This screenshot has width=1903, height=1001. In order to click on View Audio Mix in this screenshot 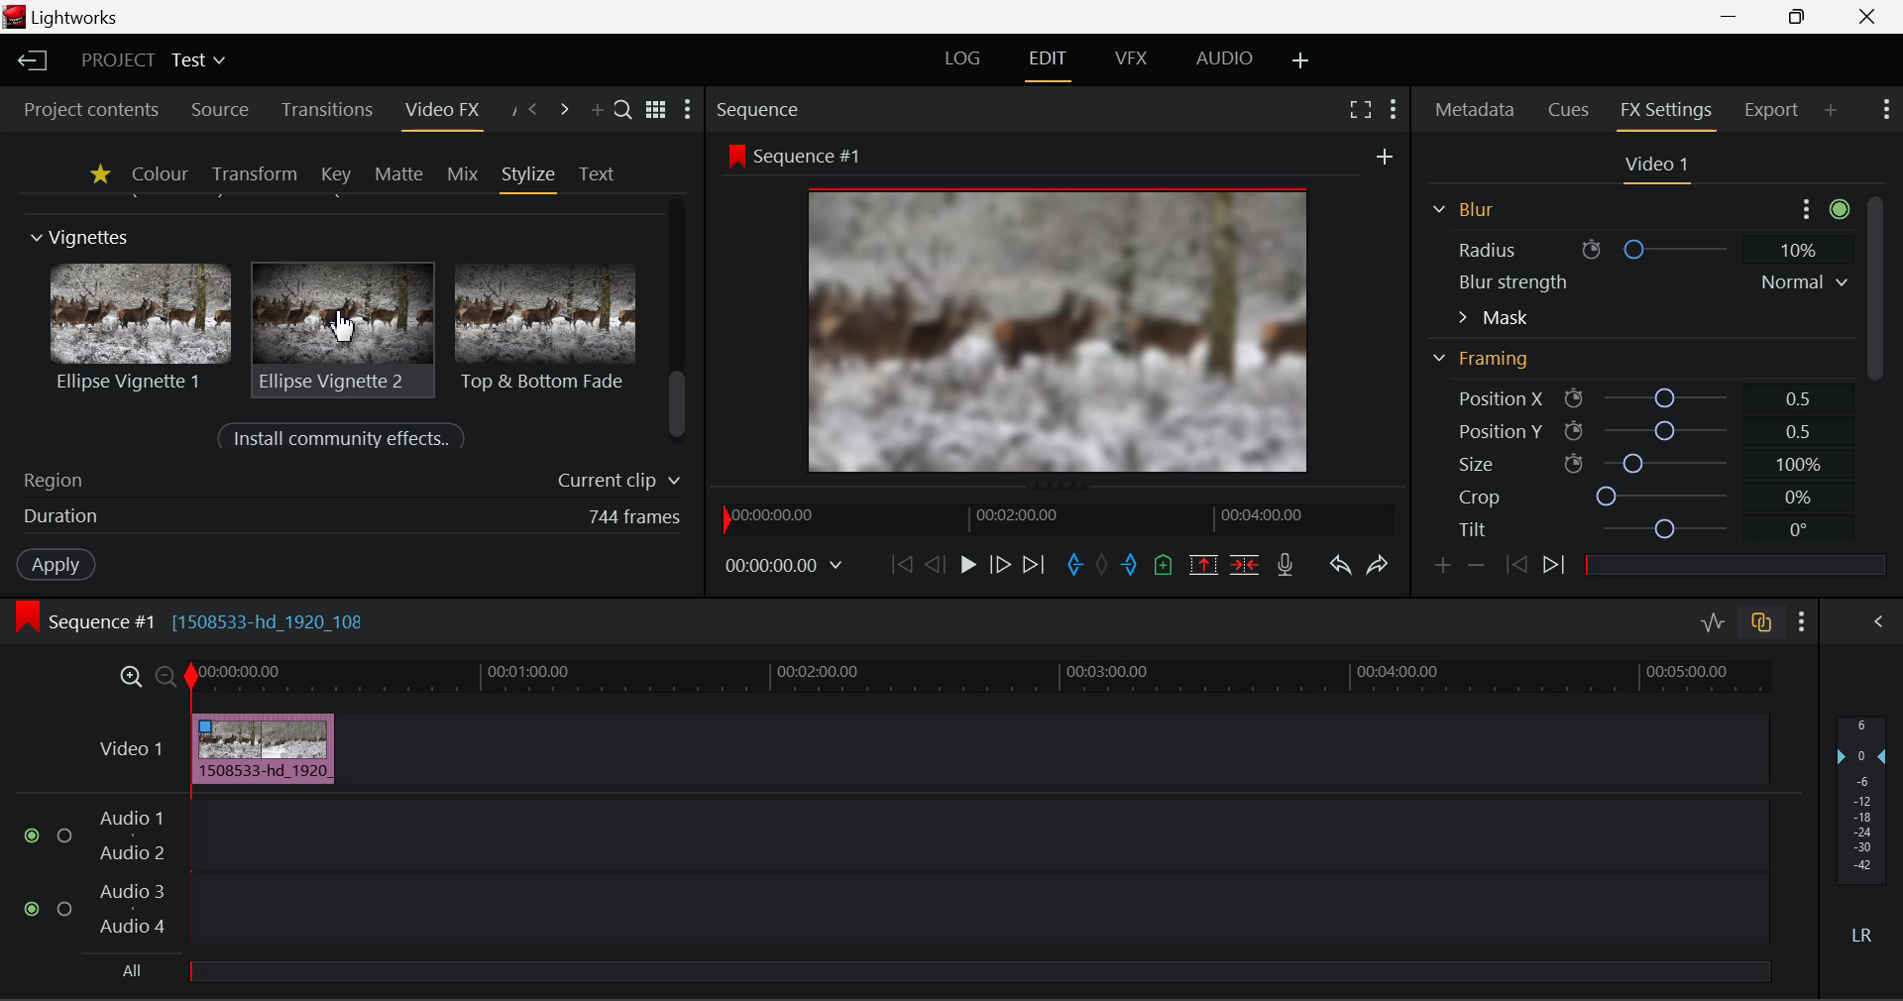, I will do `click(1879, 619)`.